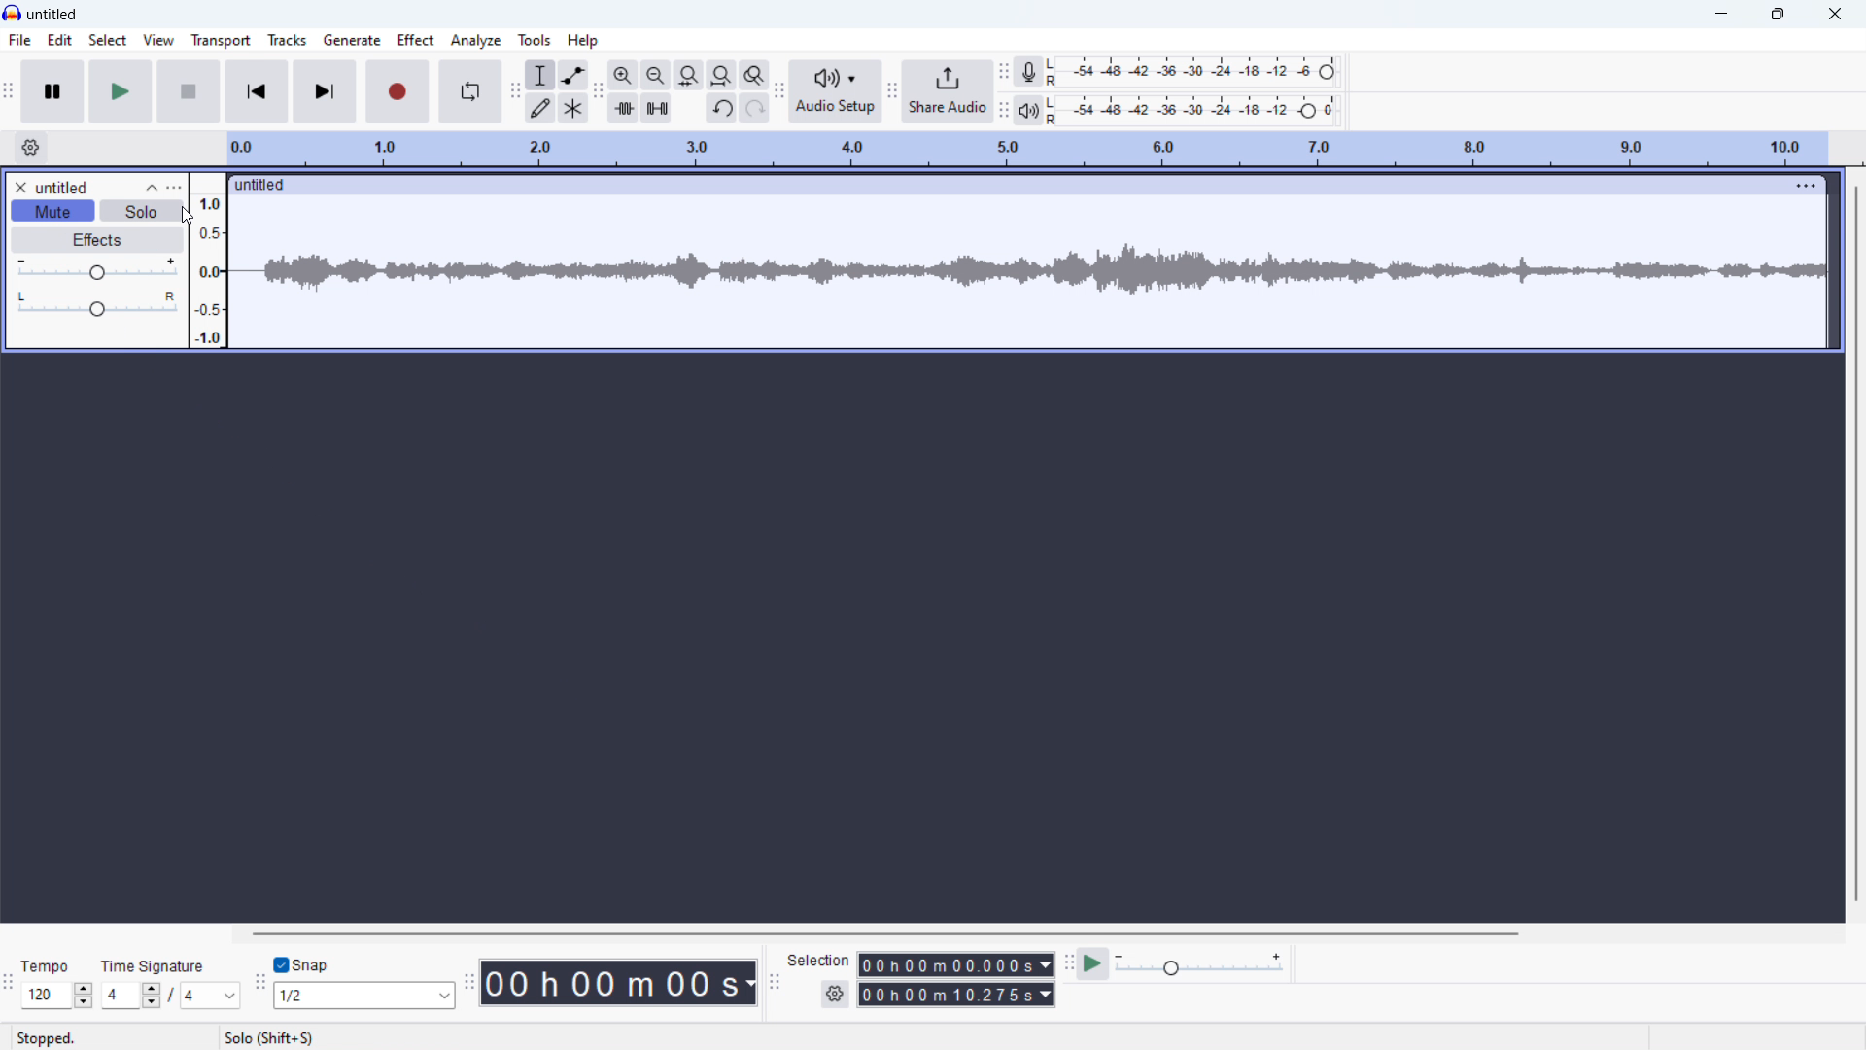  I want to click on playback speed, so click(1201, 963).